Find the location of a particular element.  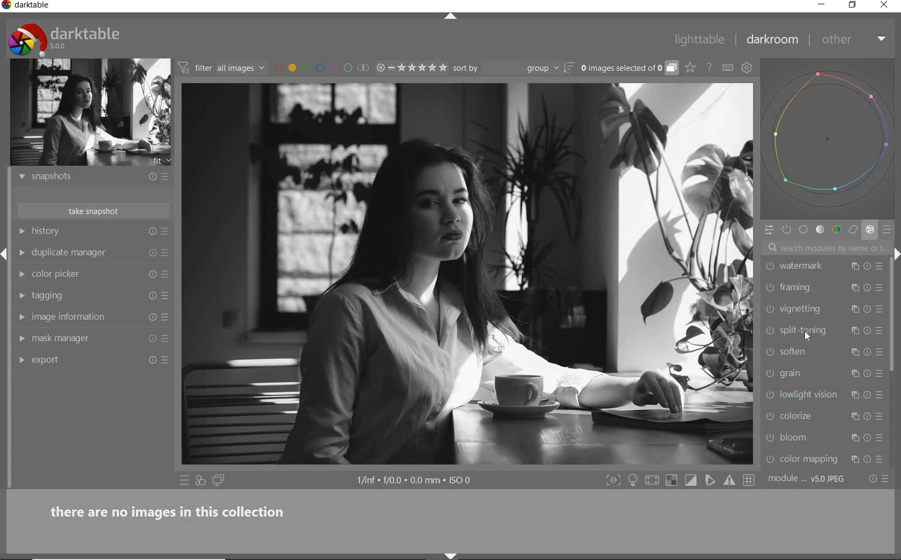

ctrl+b is located at coordinates (634, 480).